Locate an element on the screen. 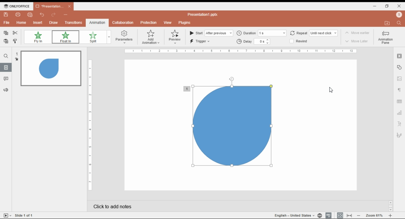 This screenshot has width=405, height=219. collaboration is located at coordinates (122, 23).